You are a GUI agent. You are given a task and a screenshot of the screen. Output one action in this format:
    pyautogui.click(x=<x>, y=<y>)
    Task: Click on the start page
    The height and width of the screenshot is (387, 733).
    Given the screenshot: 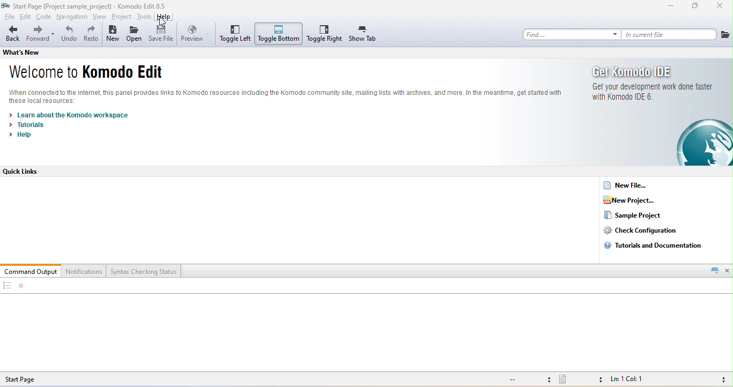 What is the action you would take?
    pyautogui.click(x=30, y=379)
    